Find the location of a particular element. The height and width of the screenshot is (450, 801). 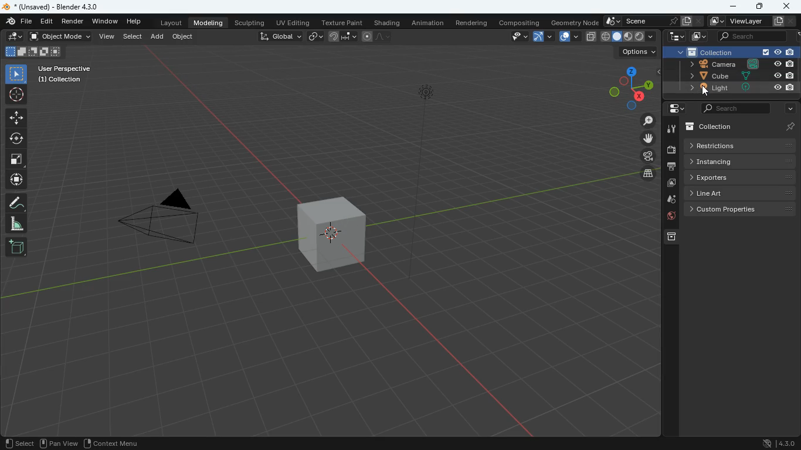

scene is located at coordinates (649, 22).